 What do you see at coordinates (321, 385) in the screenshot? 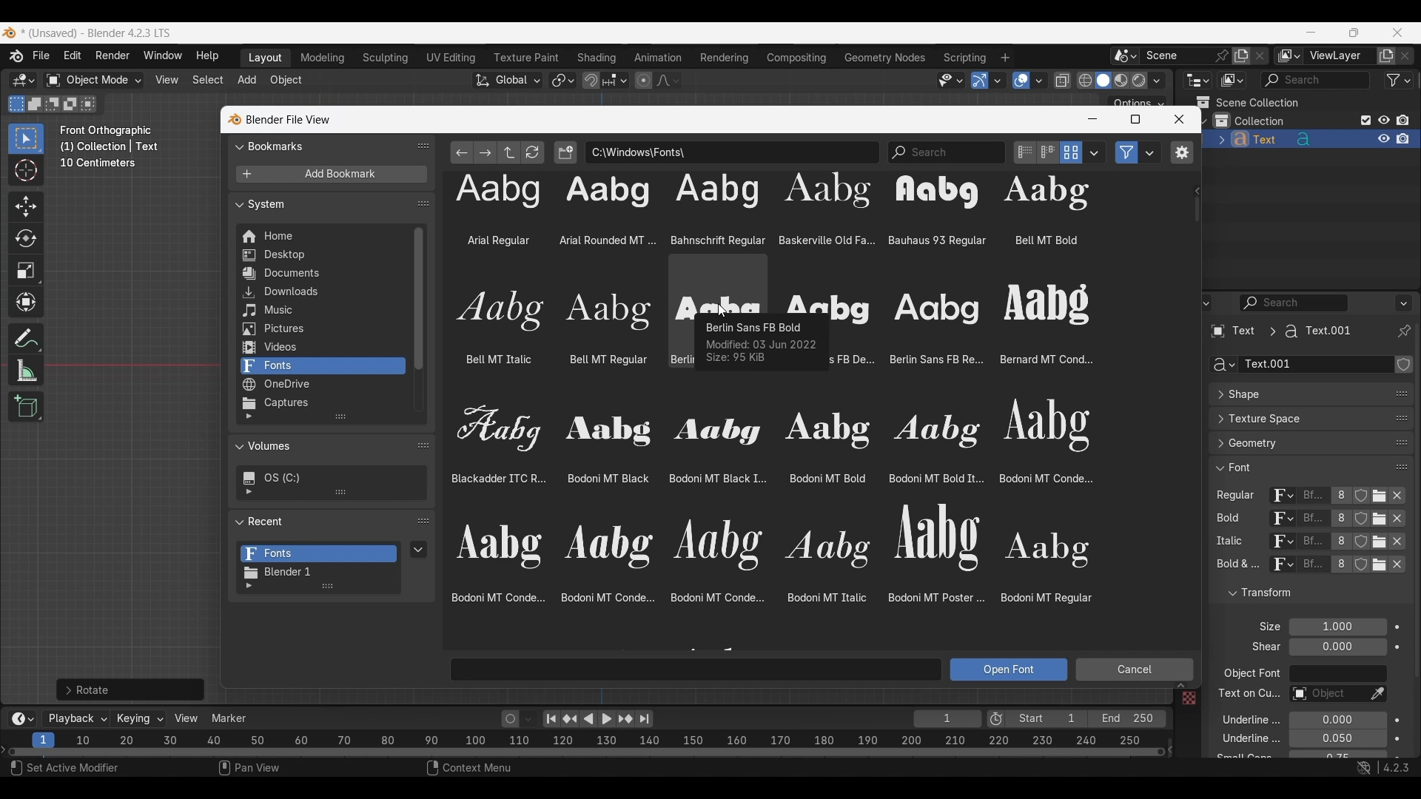
I see `OneDrive folder` at bounding box center [321, 385].